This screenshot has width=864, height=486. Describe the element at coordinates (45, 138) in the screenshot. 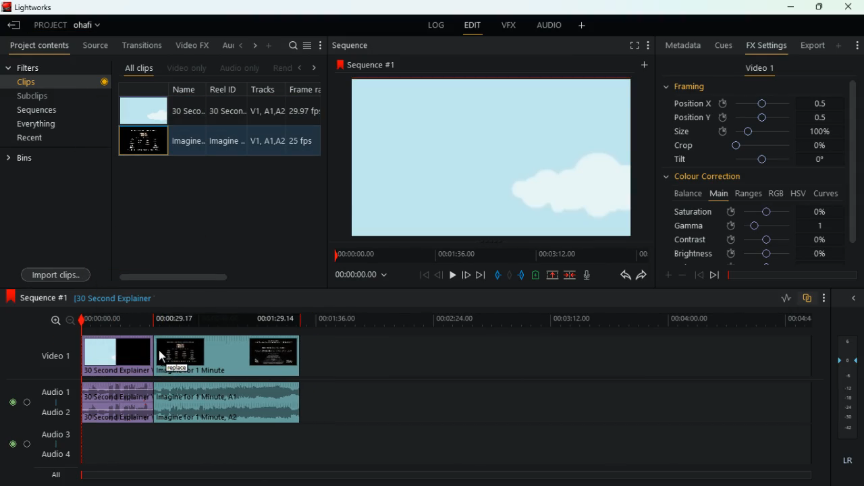

I see `recent` at that location.